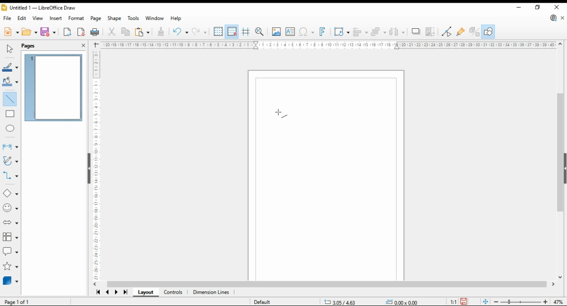 This screenshot has height=306, width=567. What do you see at coordinates (328, 45) in the screenshot?
I see `horizontal scale` at bounding box center [328, 45].